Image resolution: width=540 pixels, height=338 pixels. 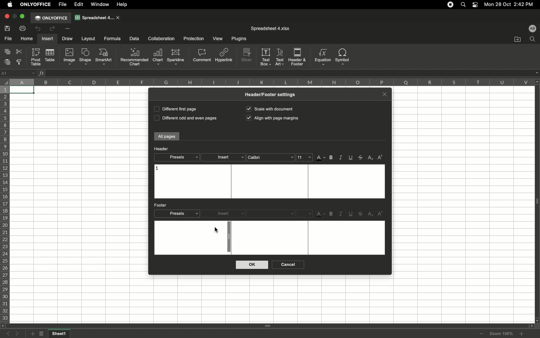 I want to click on Column, so click(x=270, y=82).